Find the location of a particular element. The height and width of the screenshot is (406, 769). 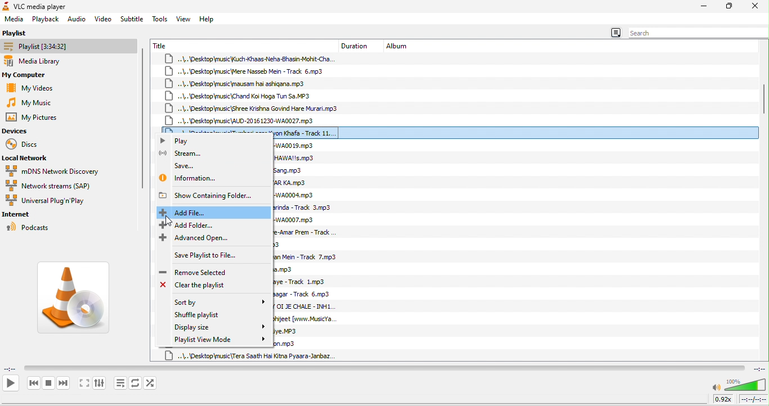

display size is located at coordinates (218, 327).